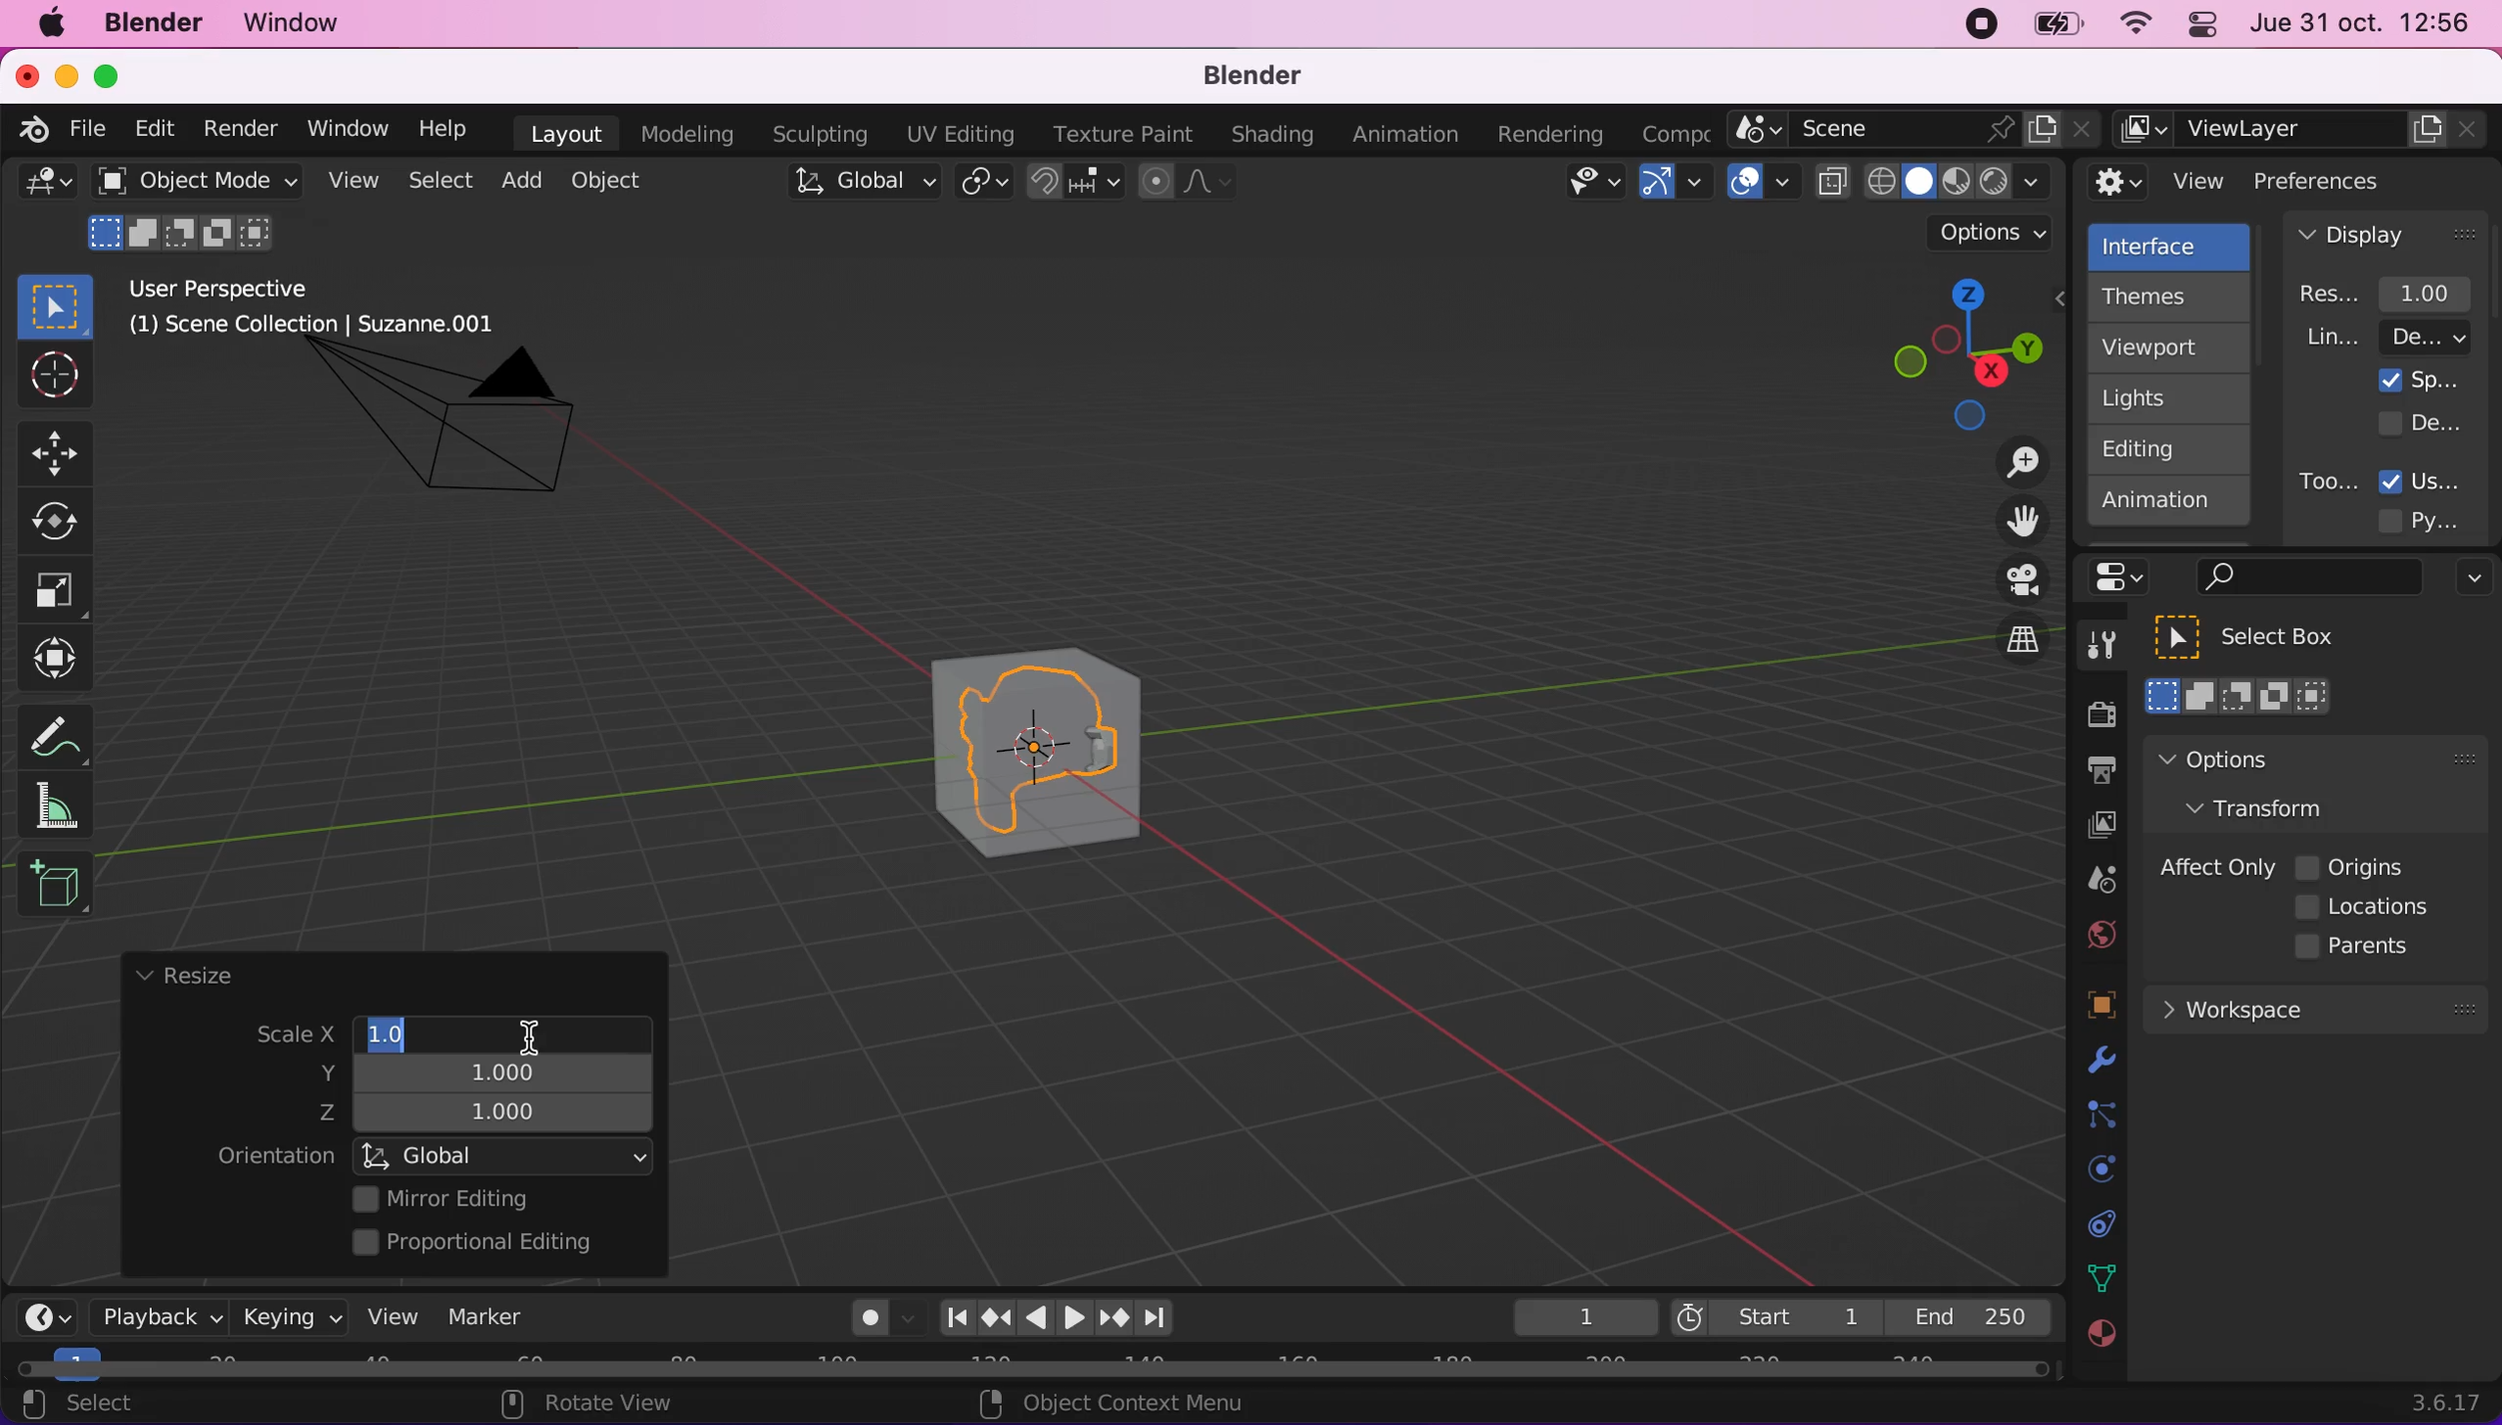 This screenshot has height=1425, width=2502. I want to click on window, so click(346, 128).